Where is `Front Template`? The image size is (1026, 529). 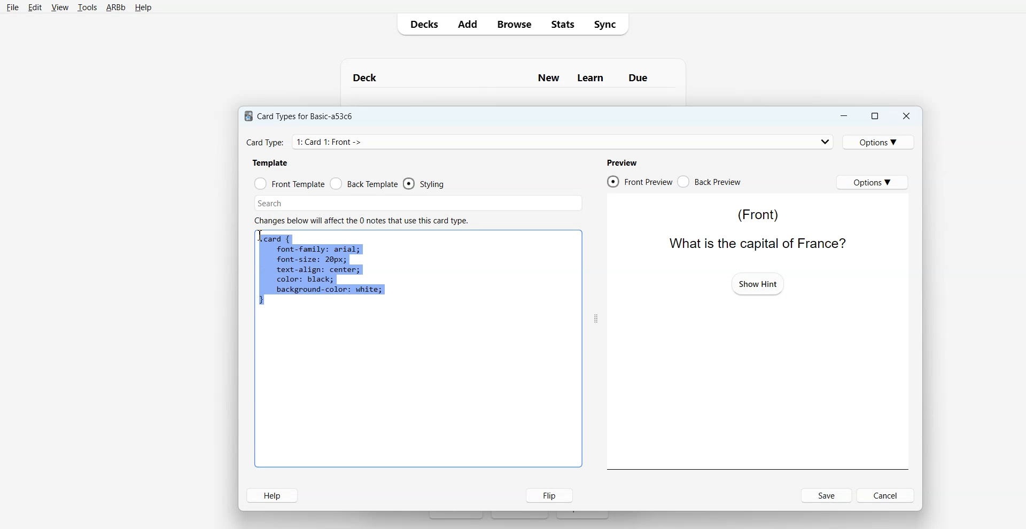 Front Template is located at coordinates (290, 184).